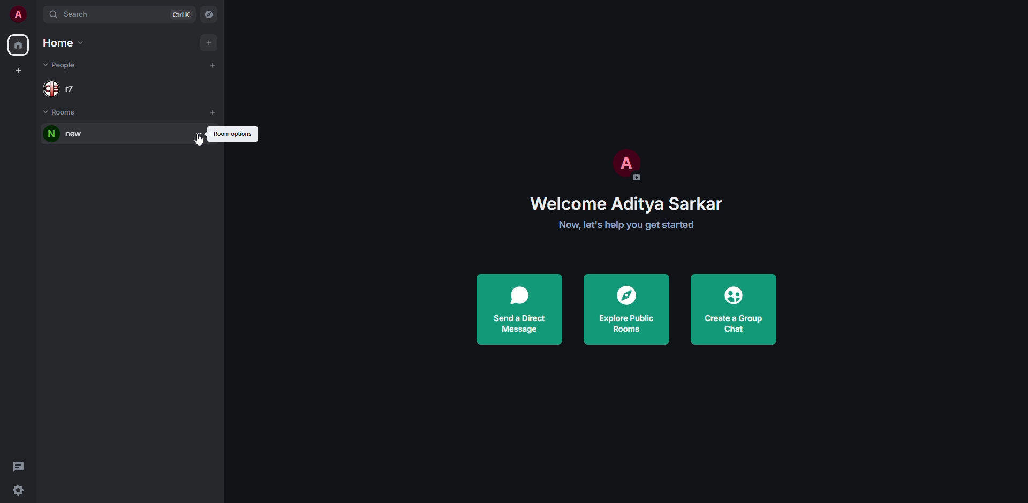  Describe the element at coordinates (182, 14) in the screenshot. I see `ctrl K` at that location.